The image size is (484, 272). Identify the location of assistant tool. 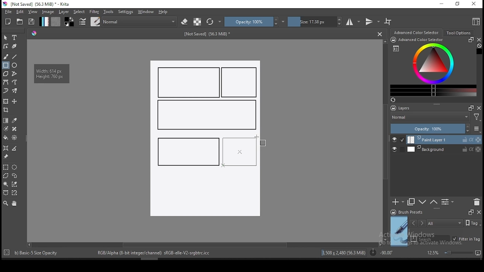
(6, 148).